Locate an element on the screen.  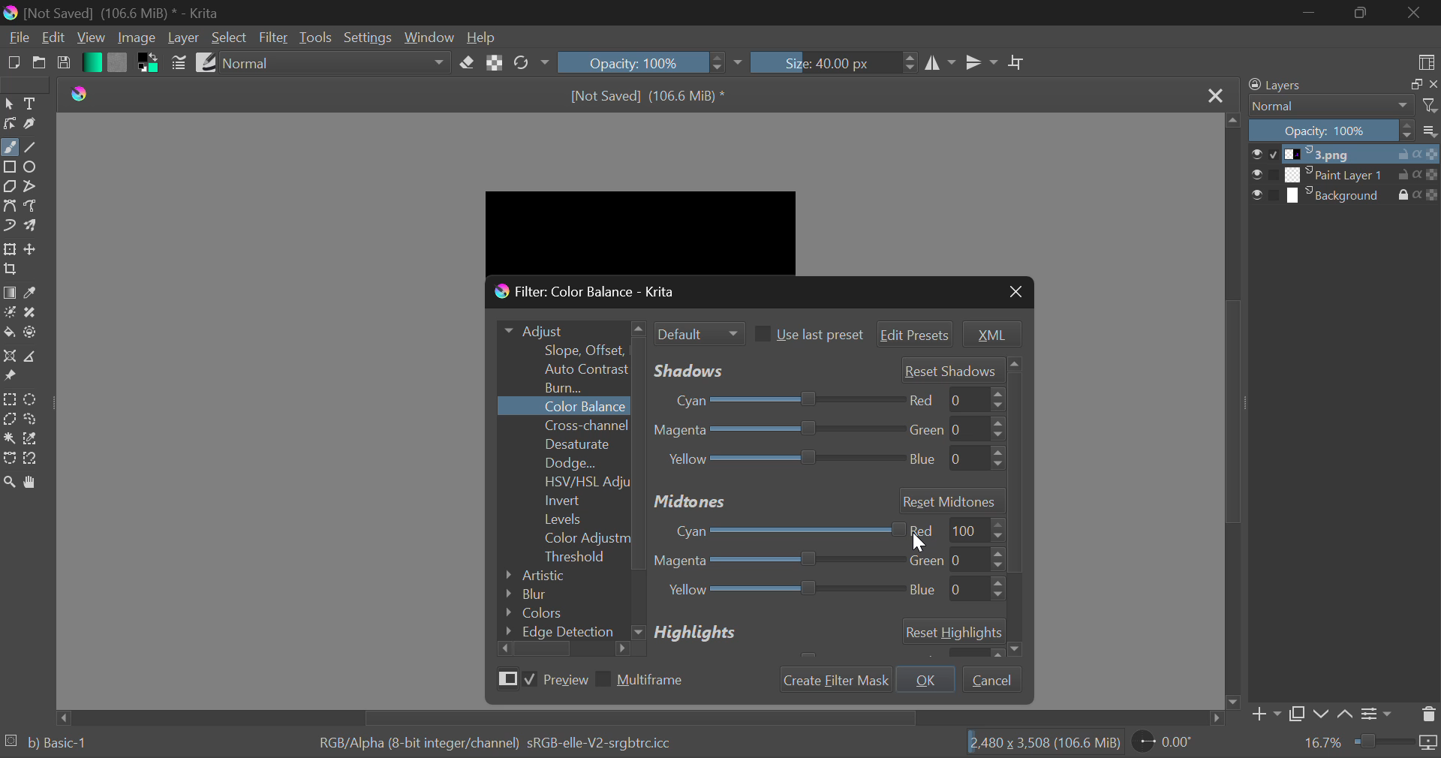
Dodge is located at coordinates (563, 462).